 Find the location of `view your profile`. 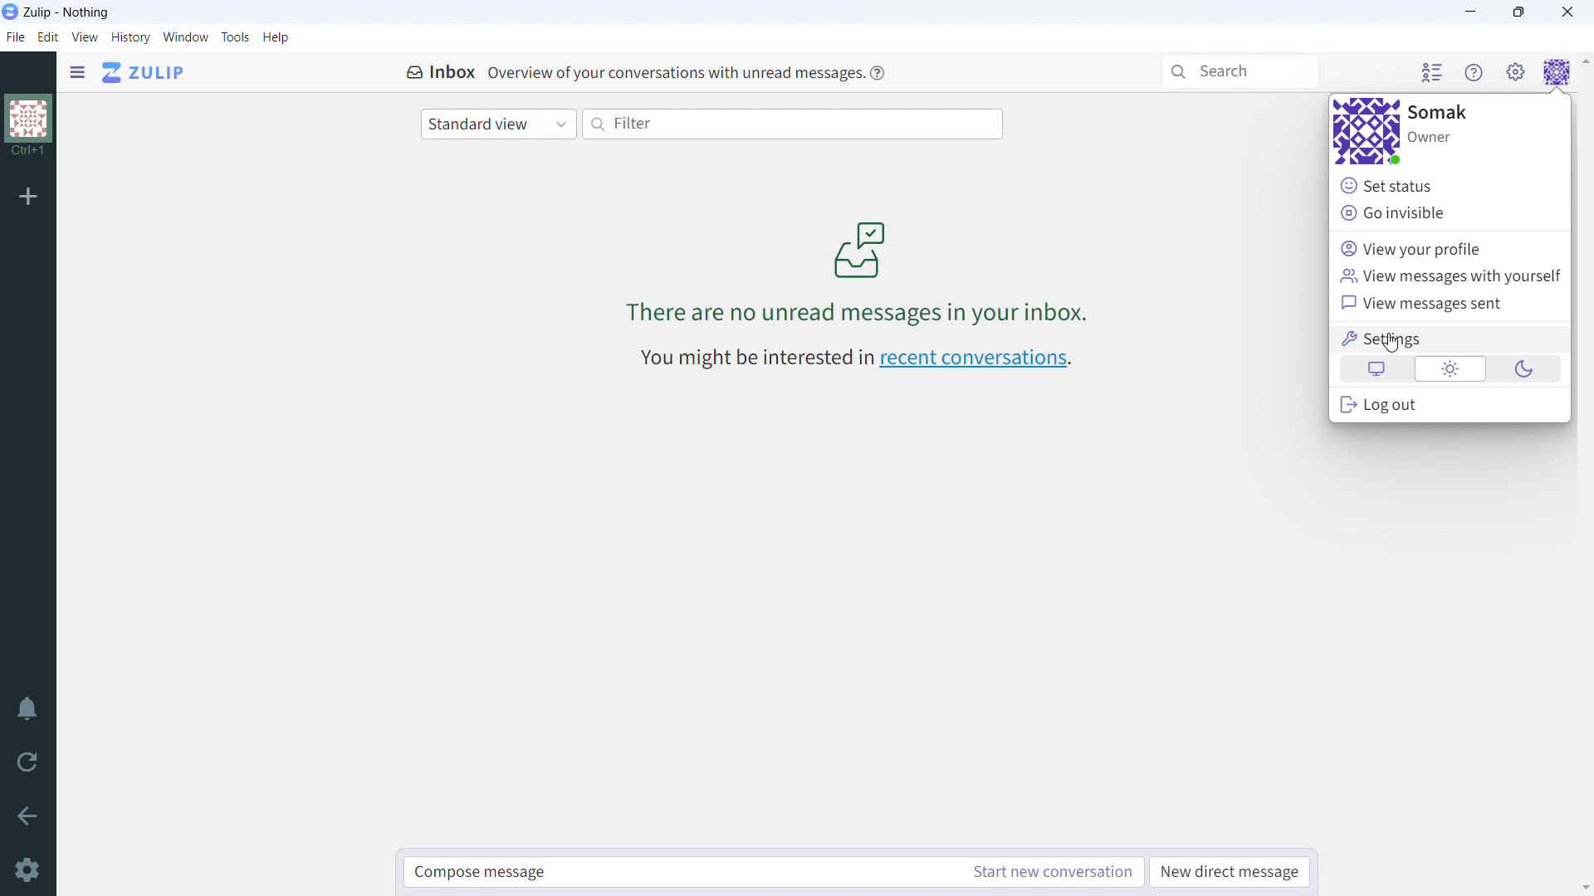

view your profile is located at coordinates (1449, 249).